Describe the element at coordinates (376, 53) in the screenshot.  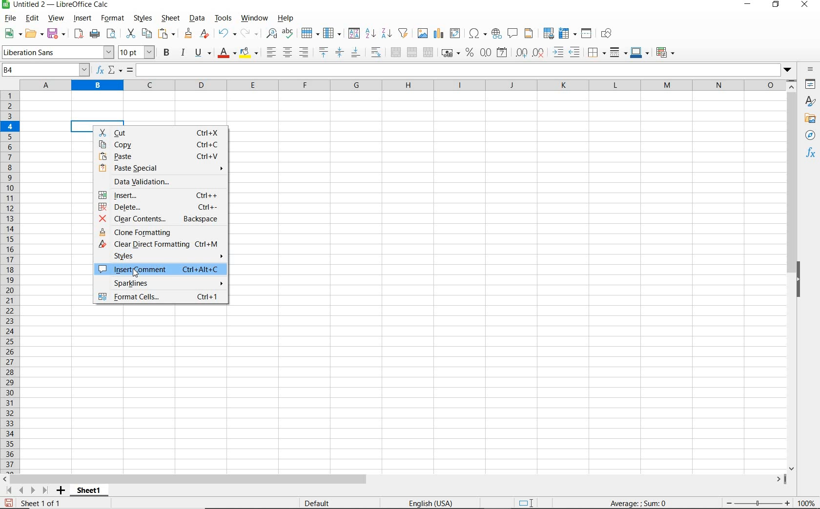
I see `wrap text` at that location.